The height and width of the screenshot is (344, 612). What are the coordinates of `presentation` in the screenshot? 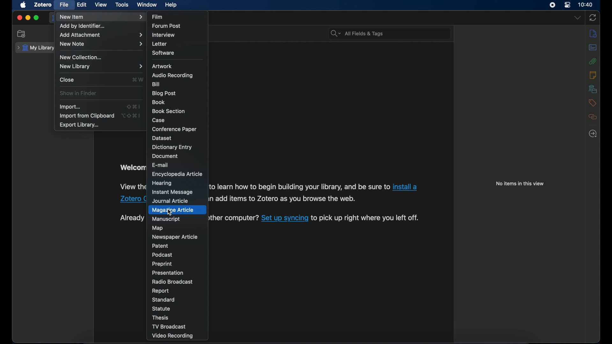 It's located at (169, 273).